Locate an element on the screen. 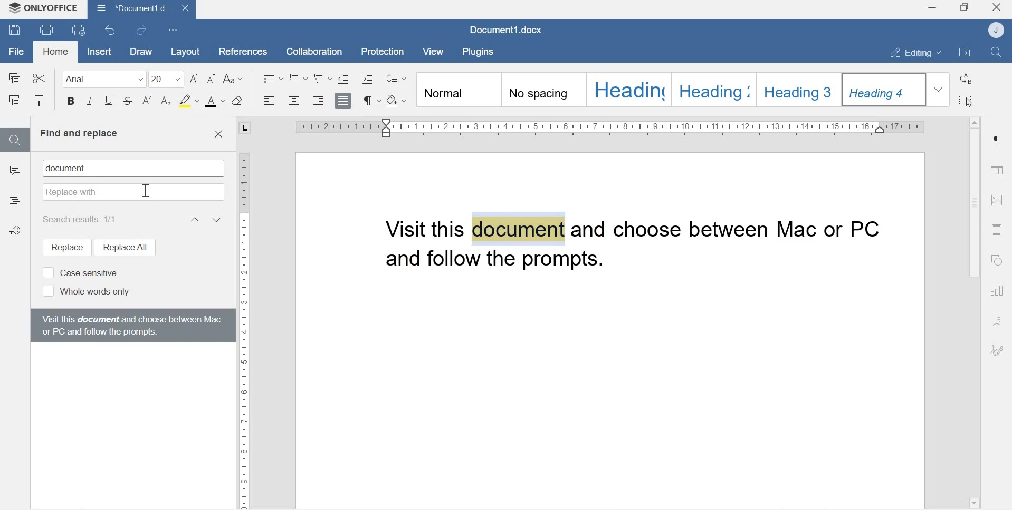 The image size is (1012, 510). Justified is located at coordinates (343, 100).